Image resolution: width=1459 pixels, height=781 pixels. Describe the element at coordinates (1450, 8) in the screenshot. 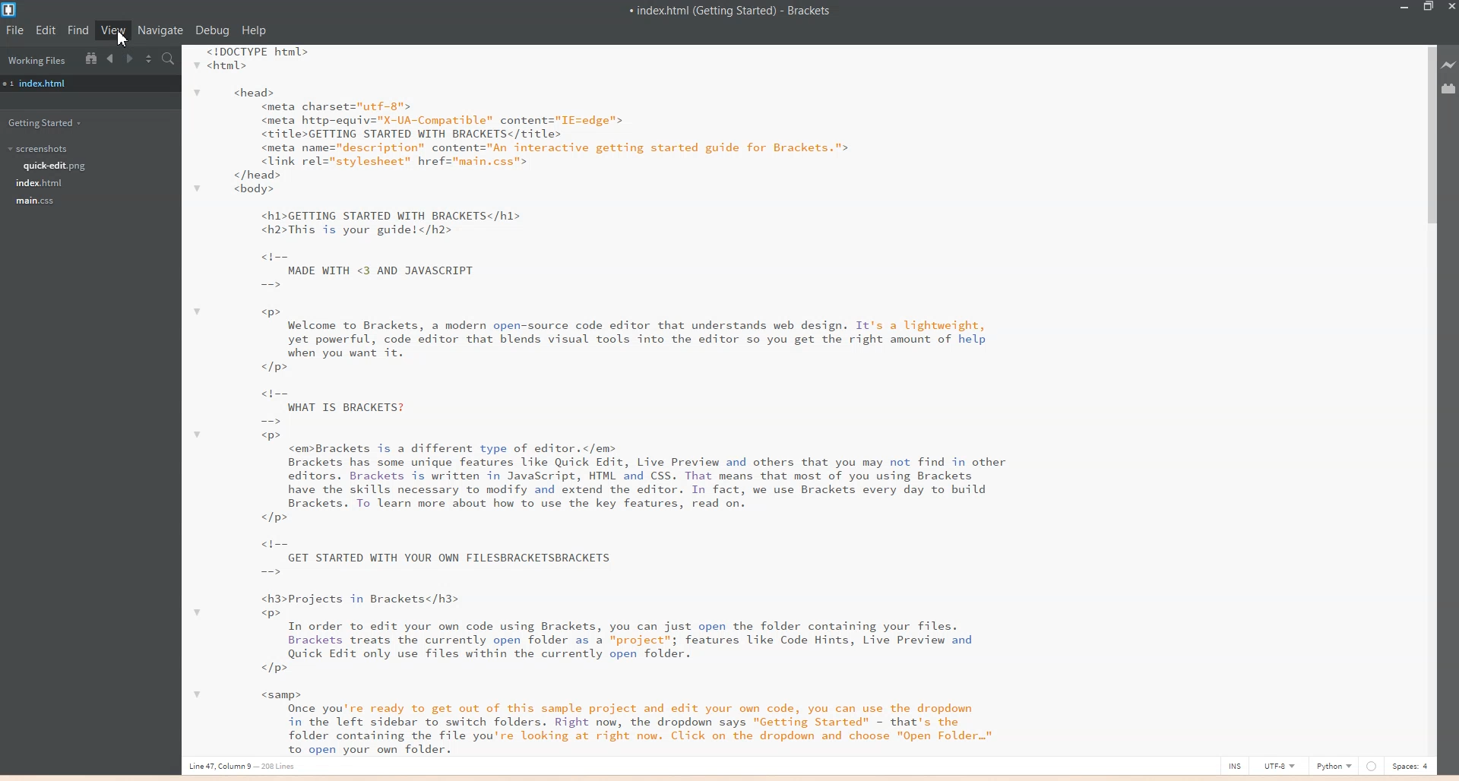

I see `Close` at that location.